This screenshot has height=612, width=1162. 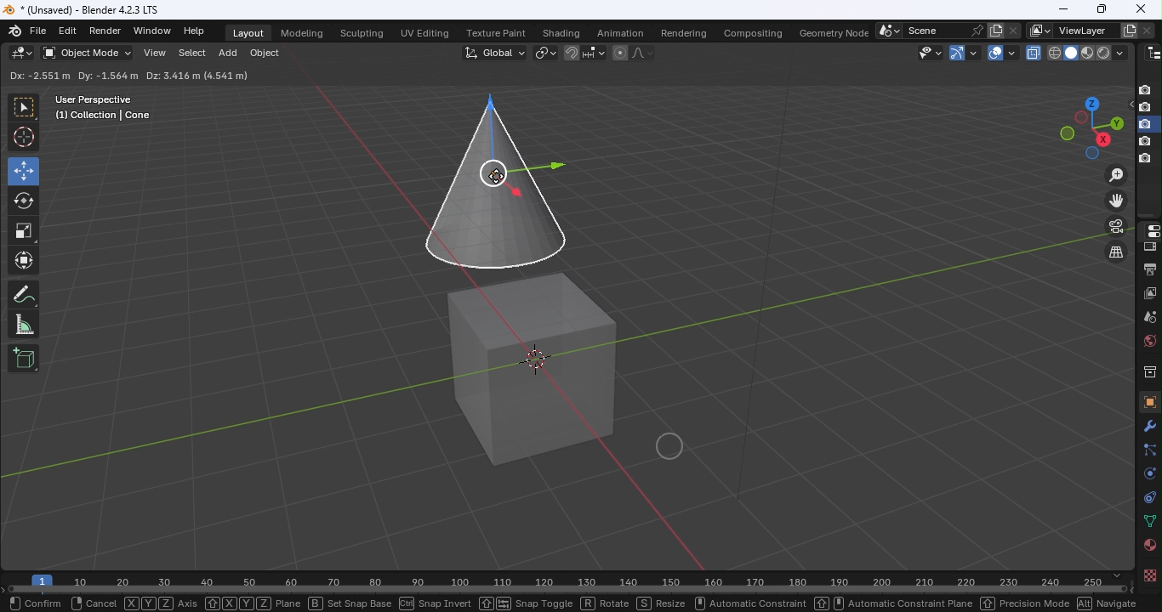 I want to click on Proportional editing falloff, so click(x=644, y=54).